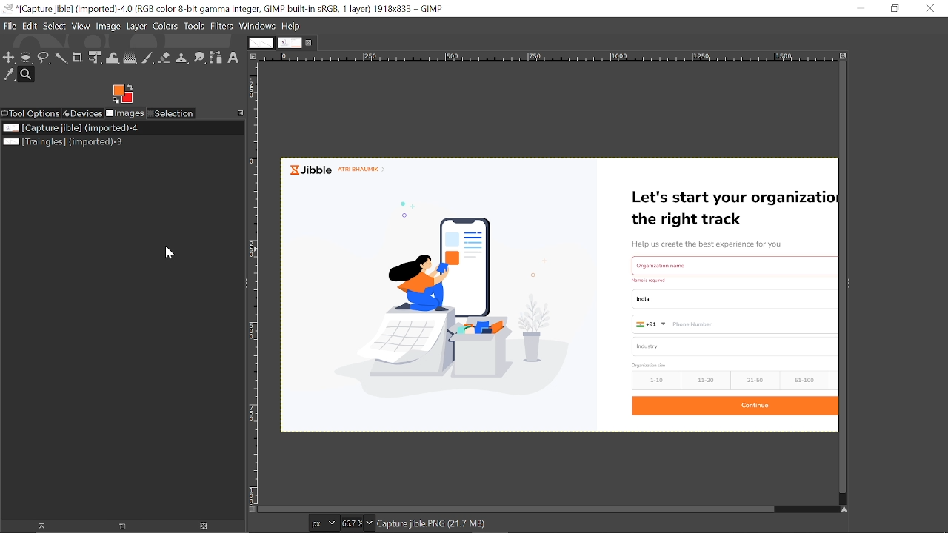 The image size is (948, 533). What do you see at coordinates (844, 56) in the screenshot?
I see `Zoom image when window size changes` at bounding box center [844, 56].